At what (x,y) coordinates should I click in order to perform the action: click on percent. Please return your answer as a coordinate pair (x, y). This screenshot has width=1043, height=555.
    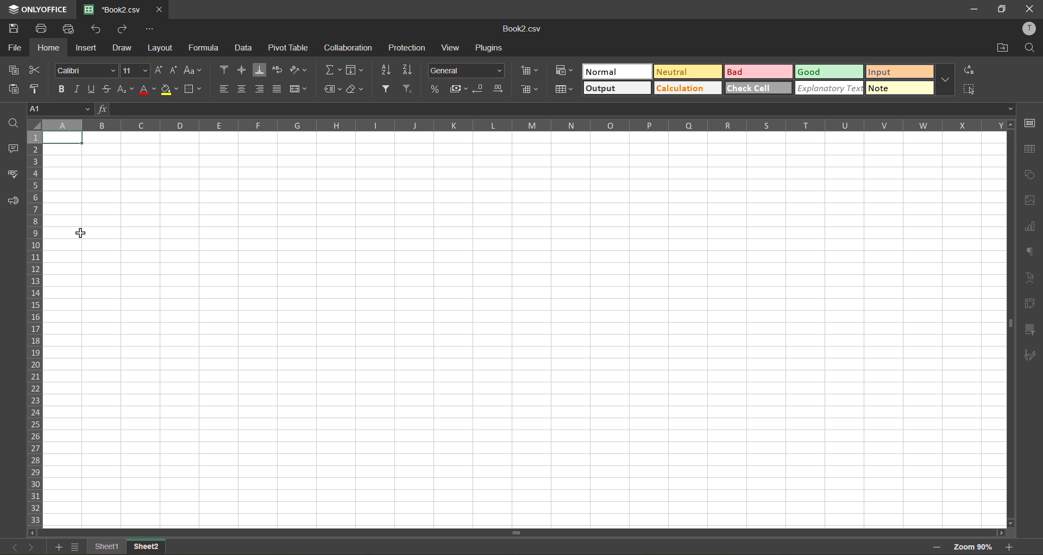
    Looking at the image, I should click on (436, 89).